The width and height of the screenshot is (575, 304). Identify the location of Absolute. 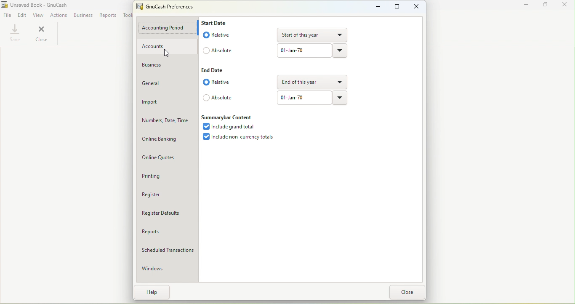
(217, 98).